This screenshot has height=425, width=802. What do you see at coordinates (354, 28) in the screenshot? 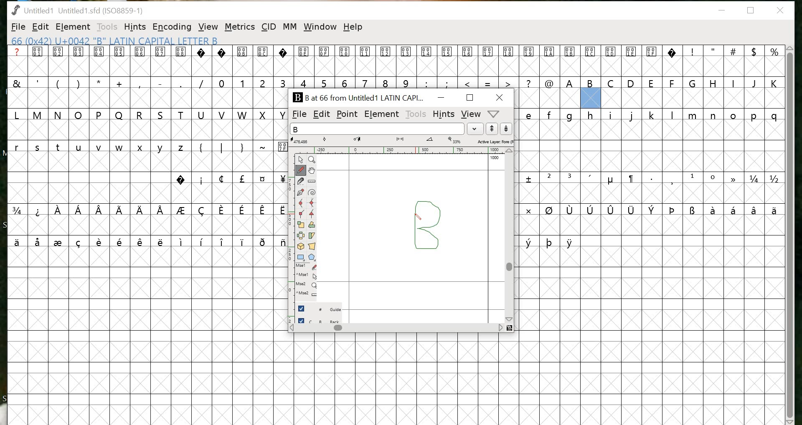
I see `help` at bounding box center [354, 28].